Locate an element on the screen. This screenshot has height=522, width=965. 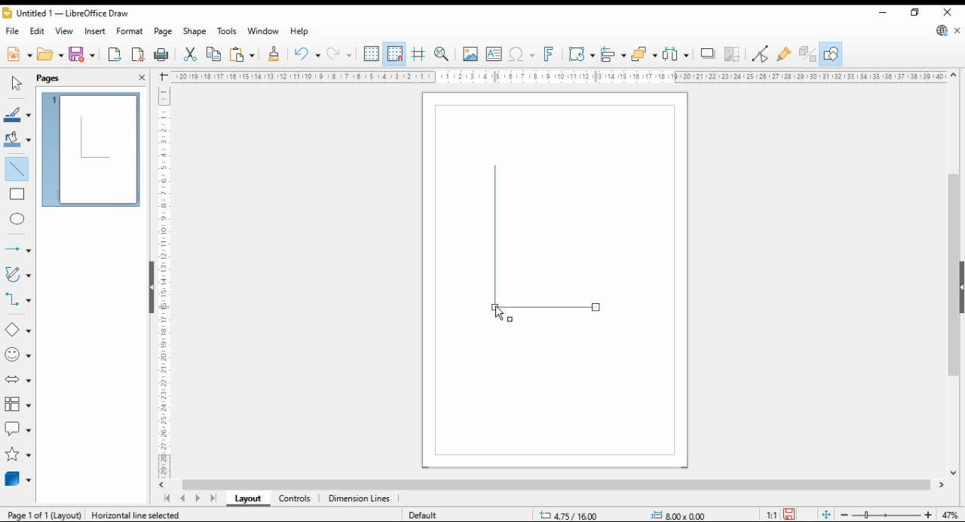
redo is located at coordinates (339, 55).